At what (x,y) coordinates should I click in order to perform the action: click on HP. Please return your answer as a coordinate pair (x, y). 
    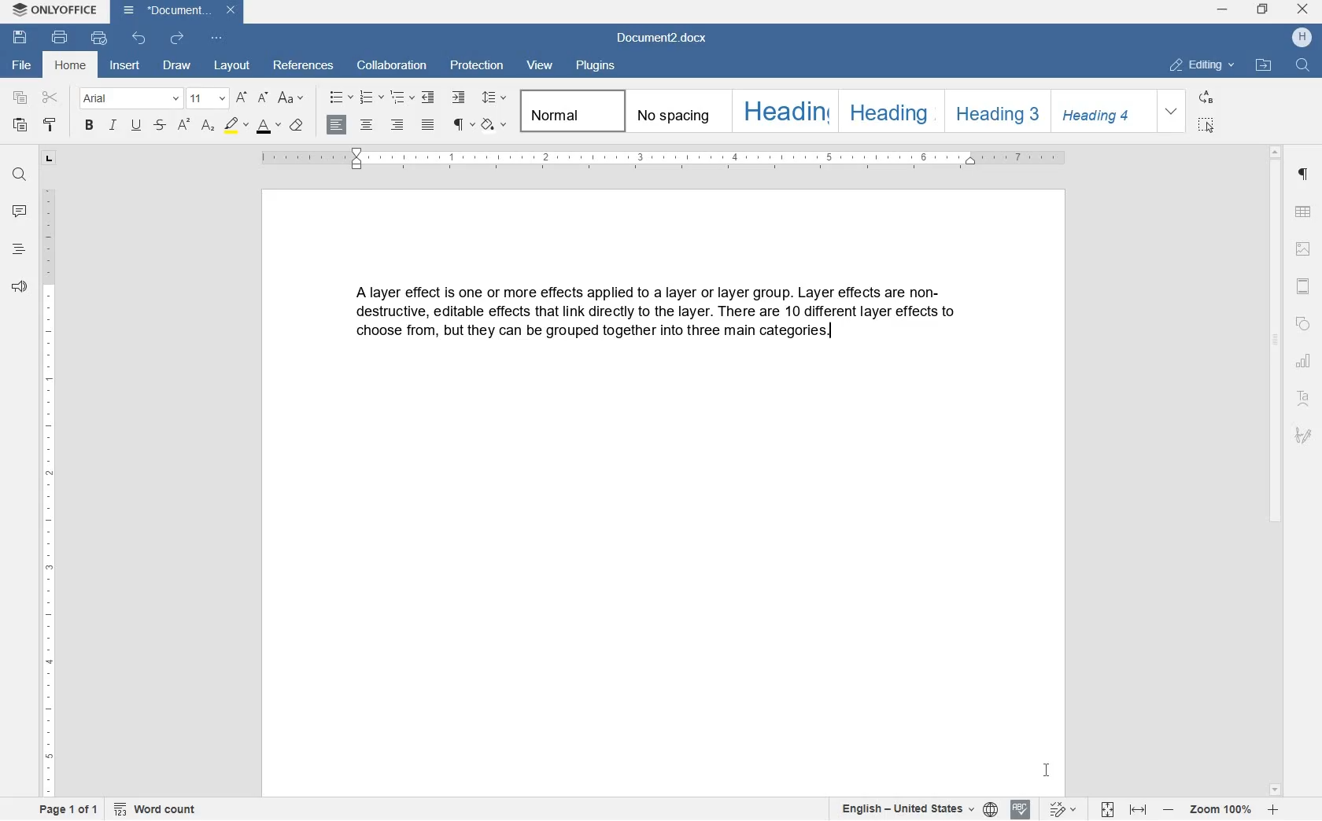
    Looking at the image, I should click on (1302, 38).